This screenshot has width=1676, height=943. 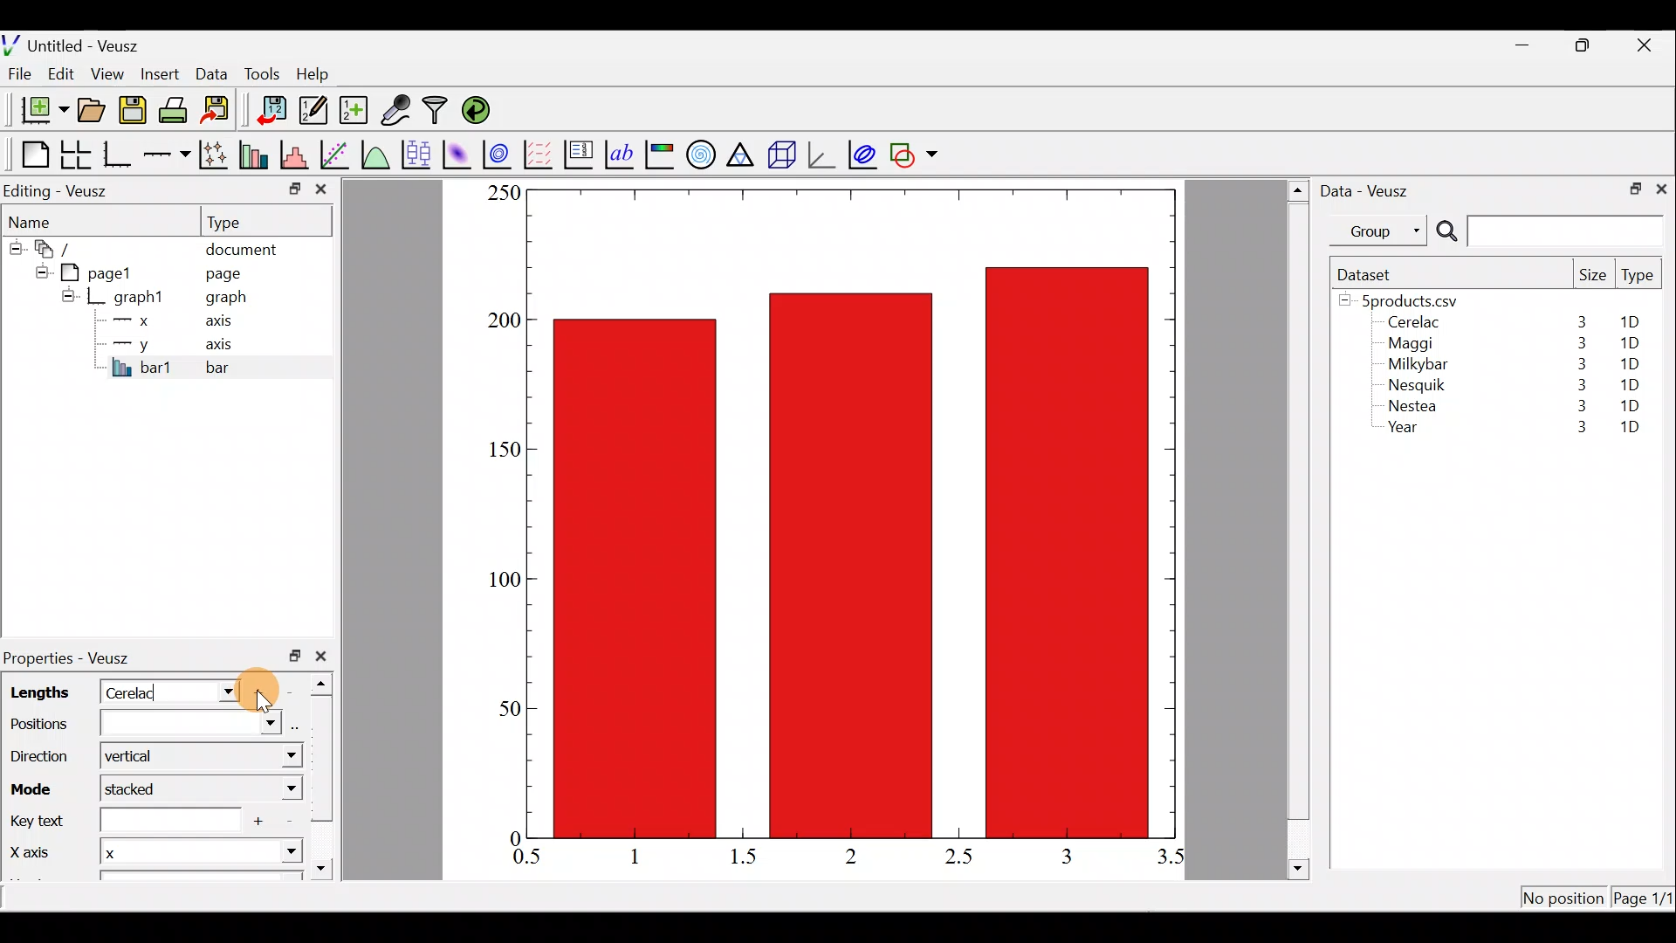 What do you see at coordinates (501, 154) in the screenshot?
I see `Plot a 2d dataset as contours` at bounding box center [501, 154].